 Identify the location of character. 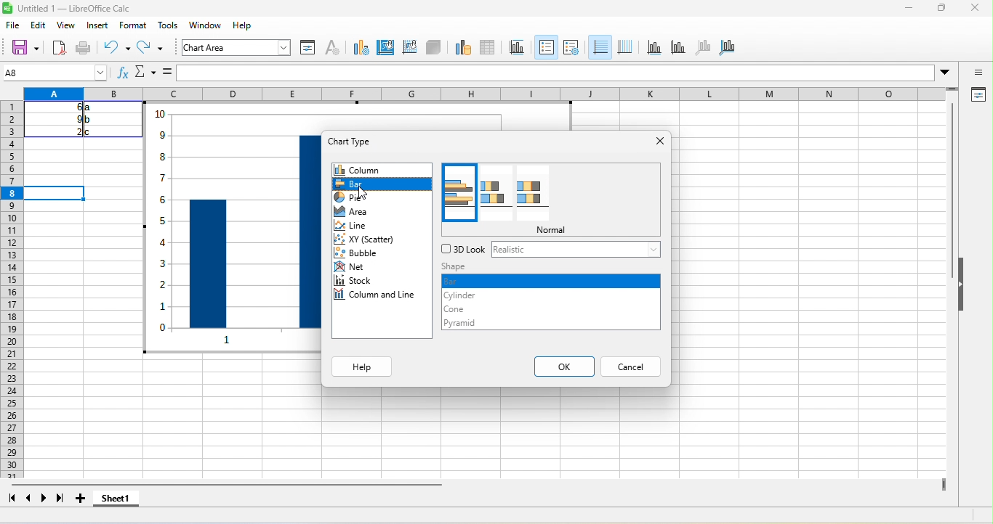
(334, 49).